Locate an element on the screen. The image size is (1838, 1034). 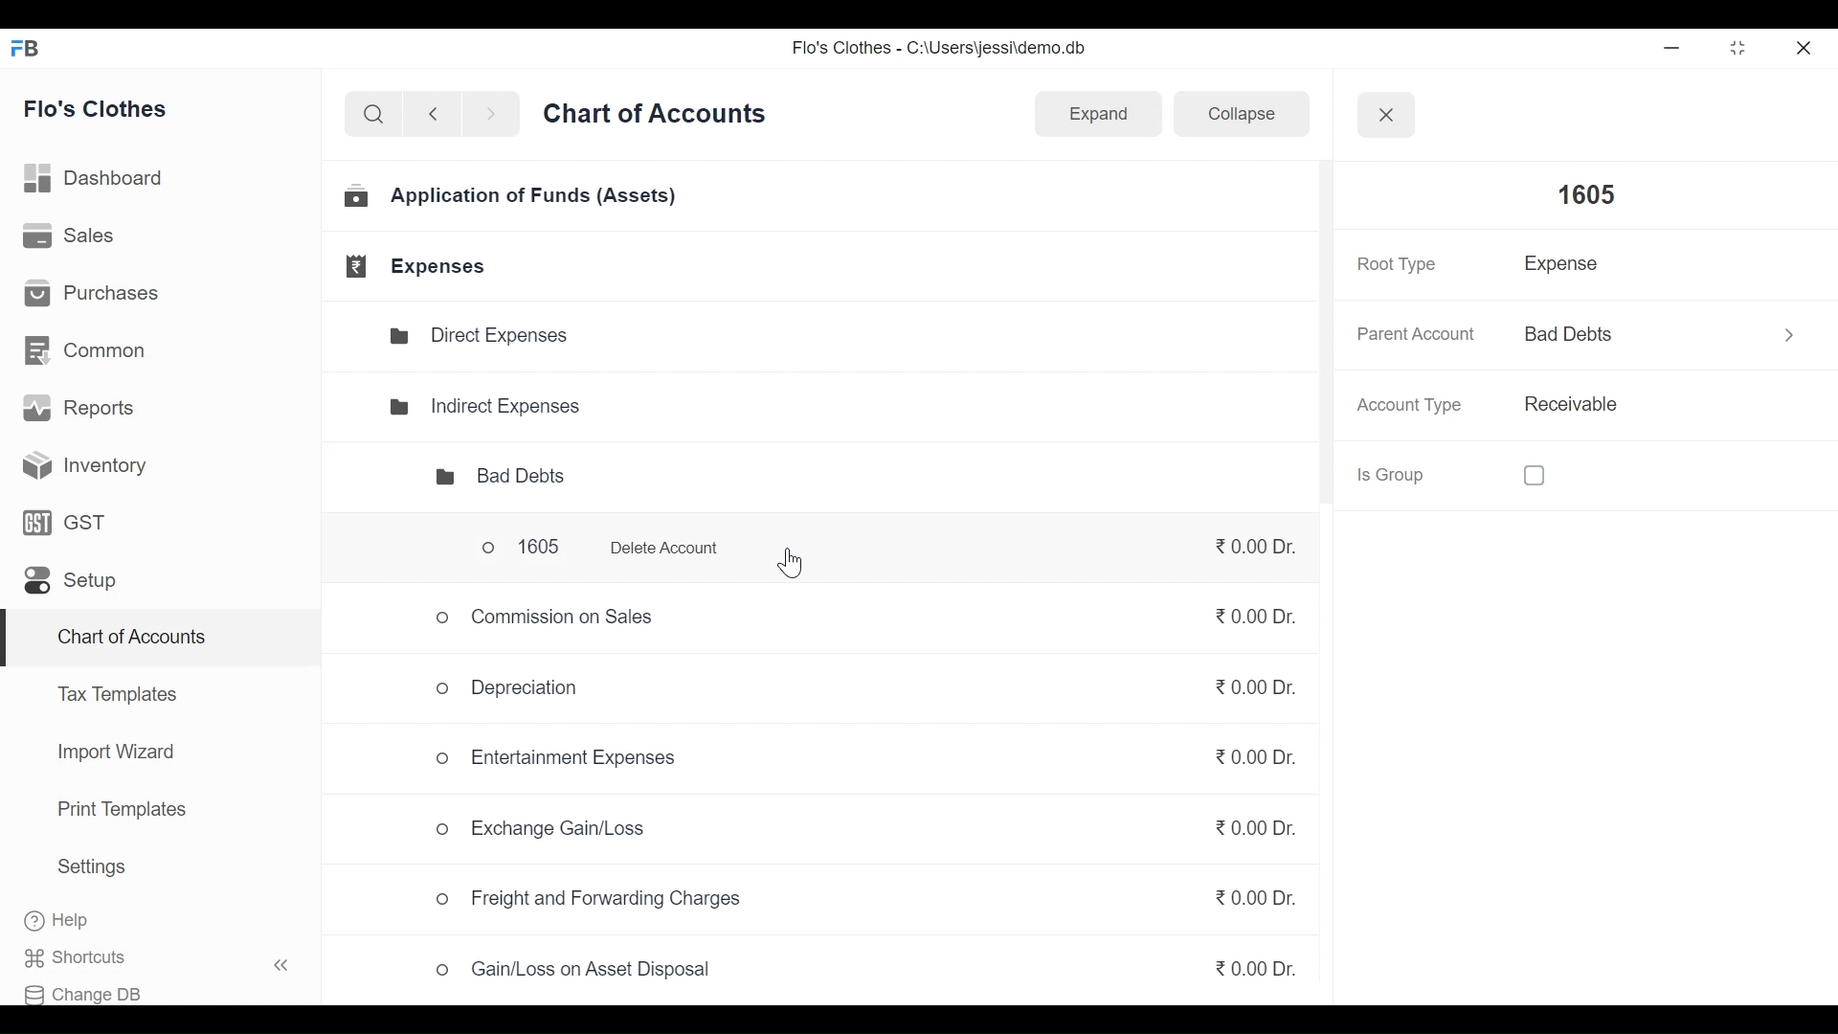
minimize is located at coordinates (1675, 48).